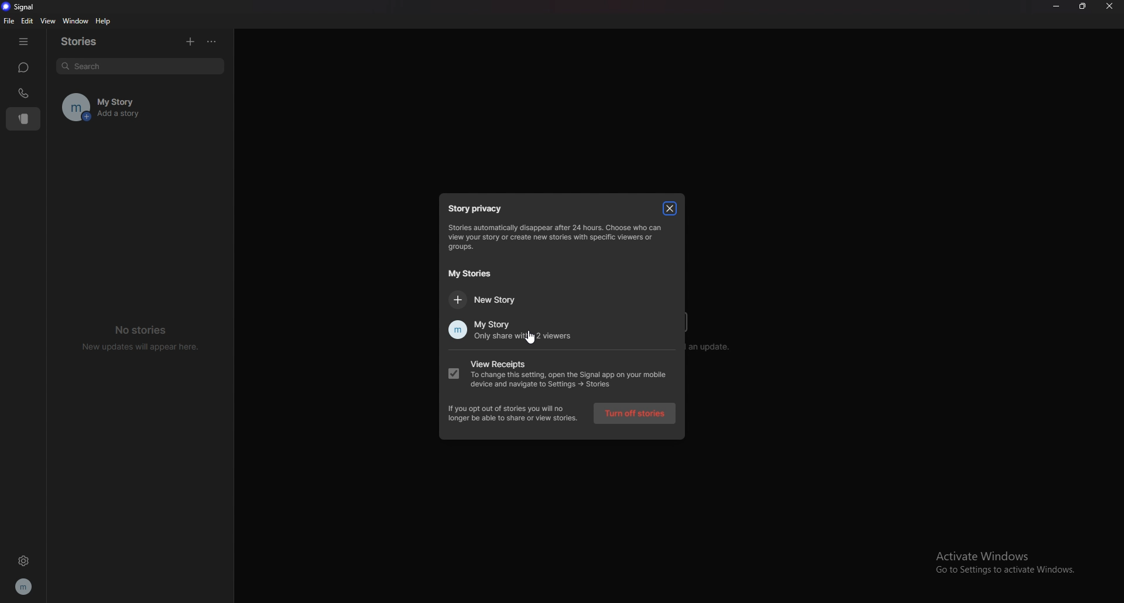 The width and height of the screenshot is (1124, 603). What do you see at coordinates (453, 374) in the screenshot?
I see `checkbox` at bounding box center [453, 374].